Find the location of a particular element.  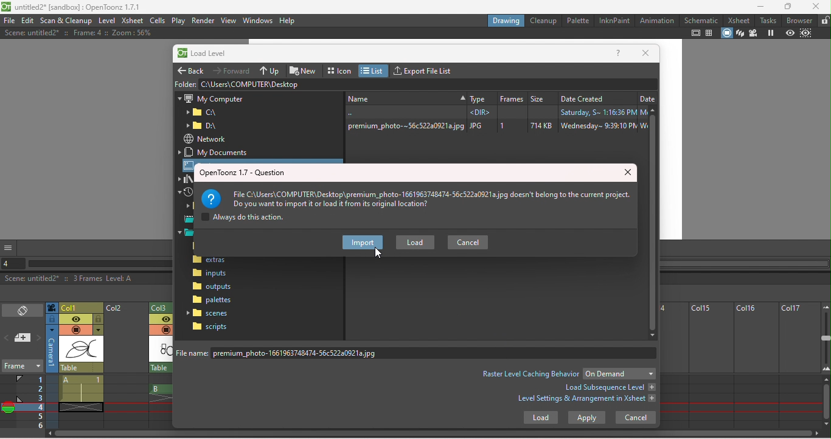

Outputs is located at coordinates (212, 286).